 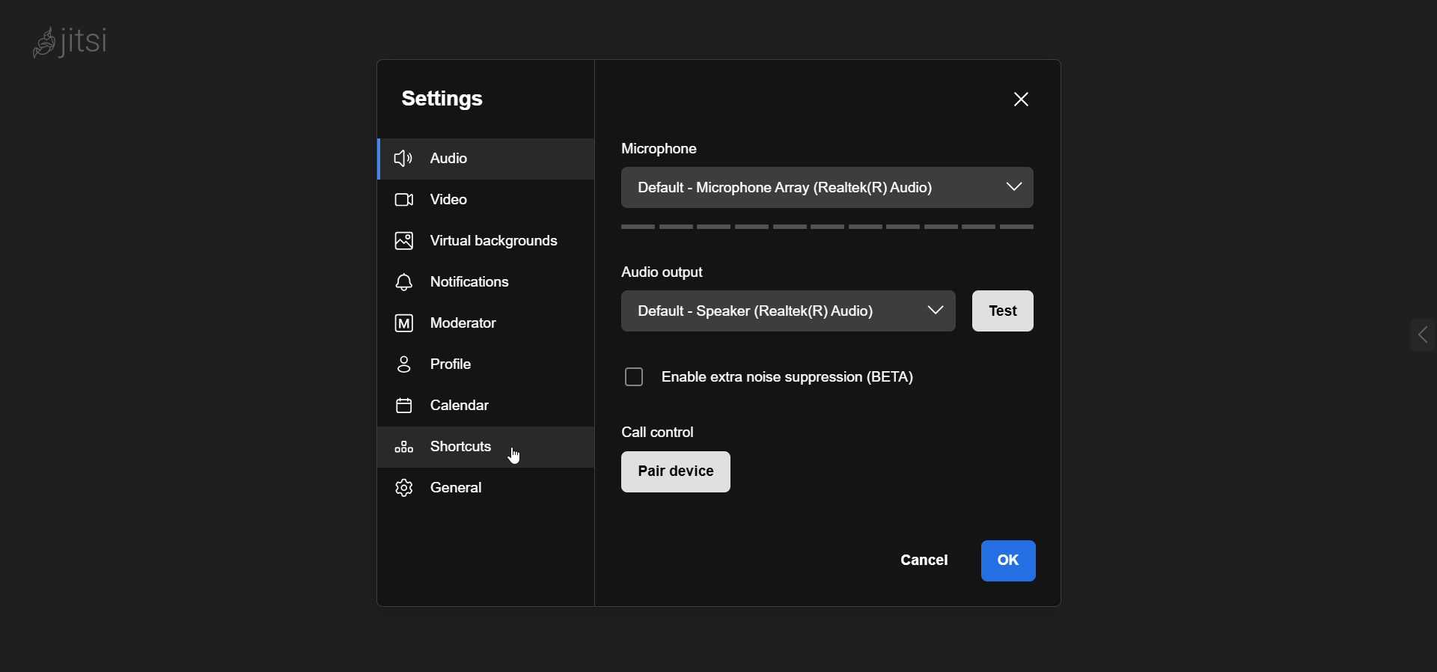 I want to click on profile, so click(x=446, y=362).